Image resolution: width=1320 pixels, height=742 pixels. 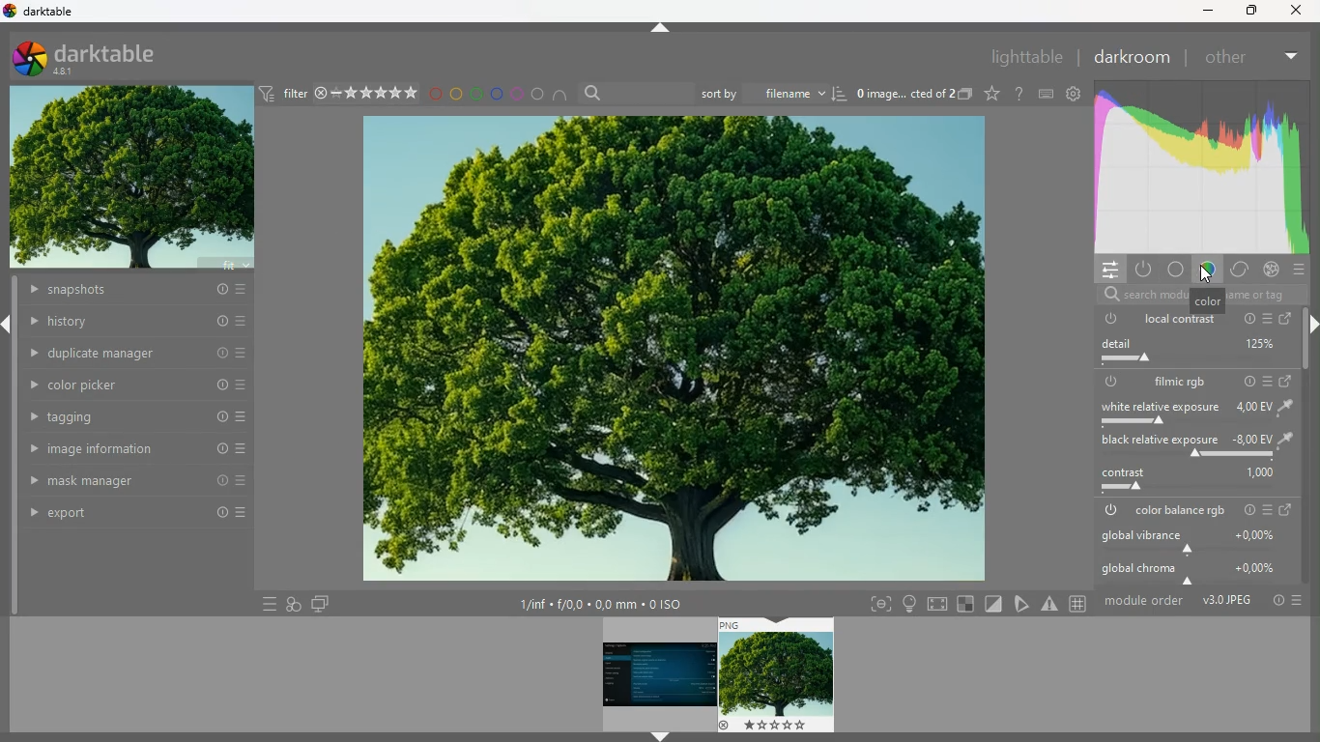 What do you see at coordinates (136, 479) in the screenshot?
I see `mask manager` at bounding box center [136, 479].